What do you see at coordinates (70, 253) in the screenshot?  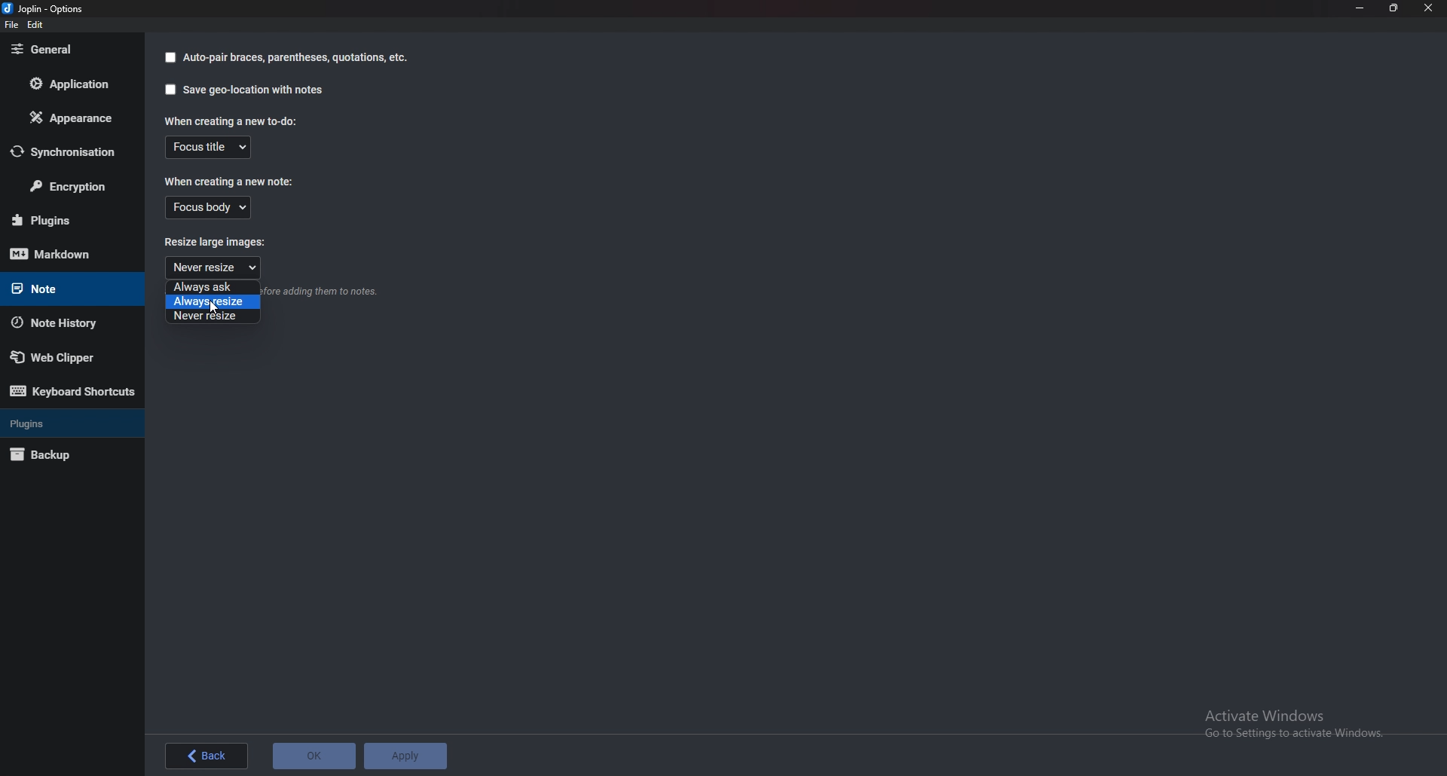 I see `Mark down` at bounding box center [70, 253].